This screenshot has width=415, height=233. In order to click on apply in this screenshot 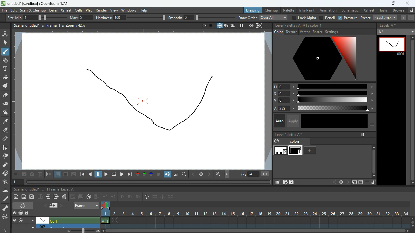, I will do `click(293, 121)`.